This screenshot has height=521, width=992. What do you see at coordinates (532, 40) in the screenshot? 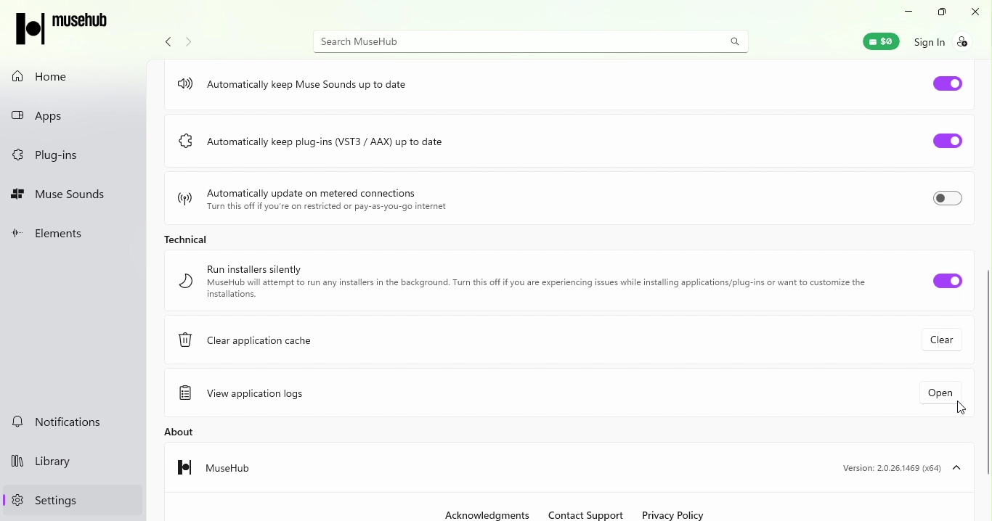
I see `Search bar` at bounding box center [532, 40].